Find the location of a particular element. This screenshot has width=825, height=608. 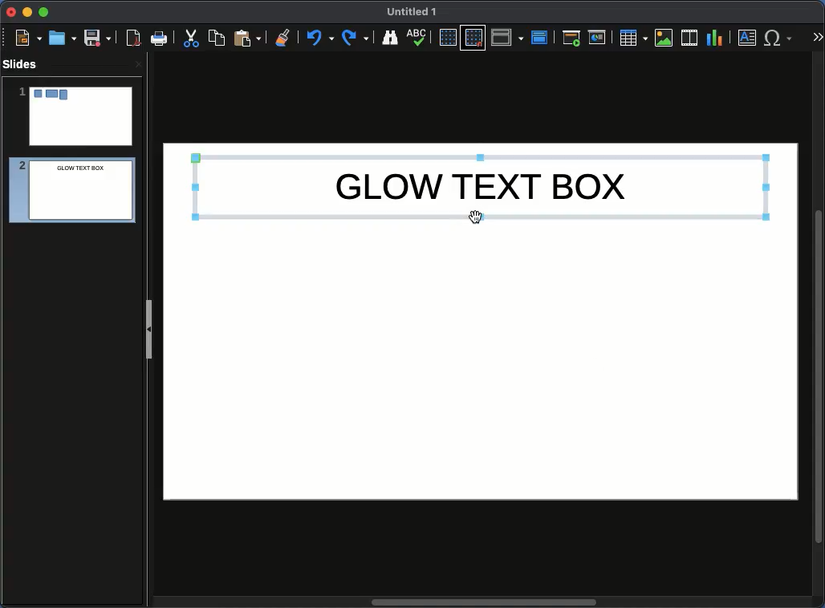

Close is located at coordinates (138, 63).